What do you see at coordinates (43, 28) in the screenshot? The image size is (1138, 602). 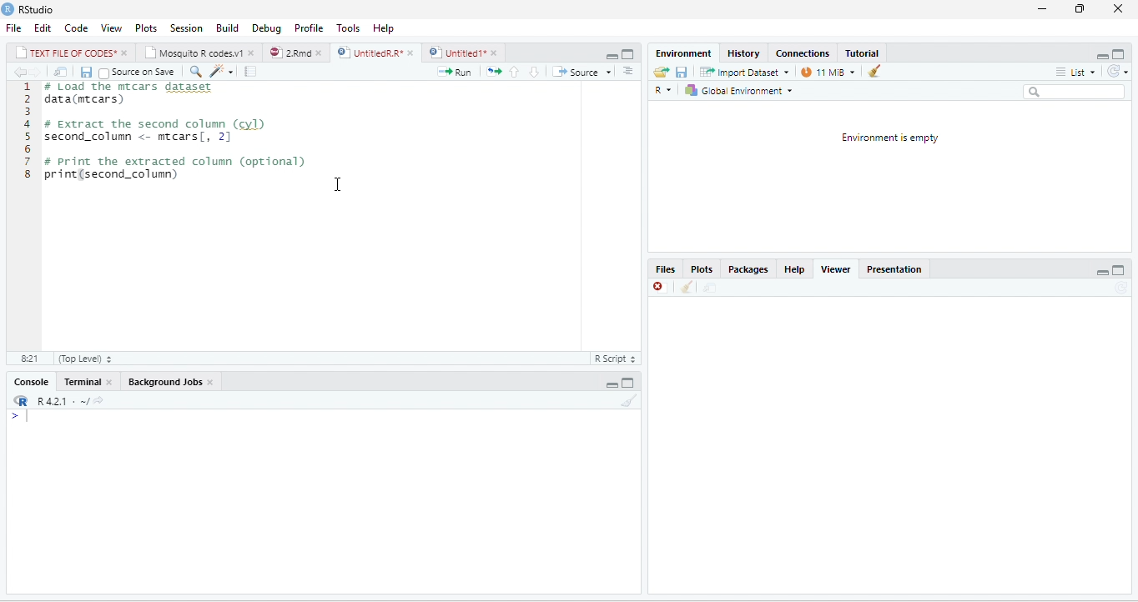 I see `Edit` at bounding box center [43, 28].